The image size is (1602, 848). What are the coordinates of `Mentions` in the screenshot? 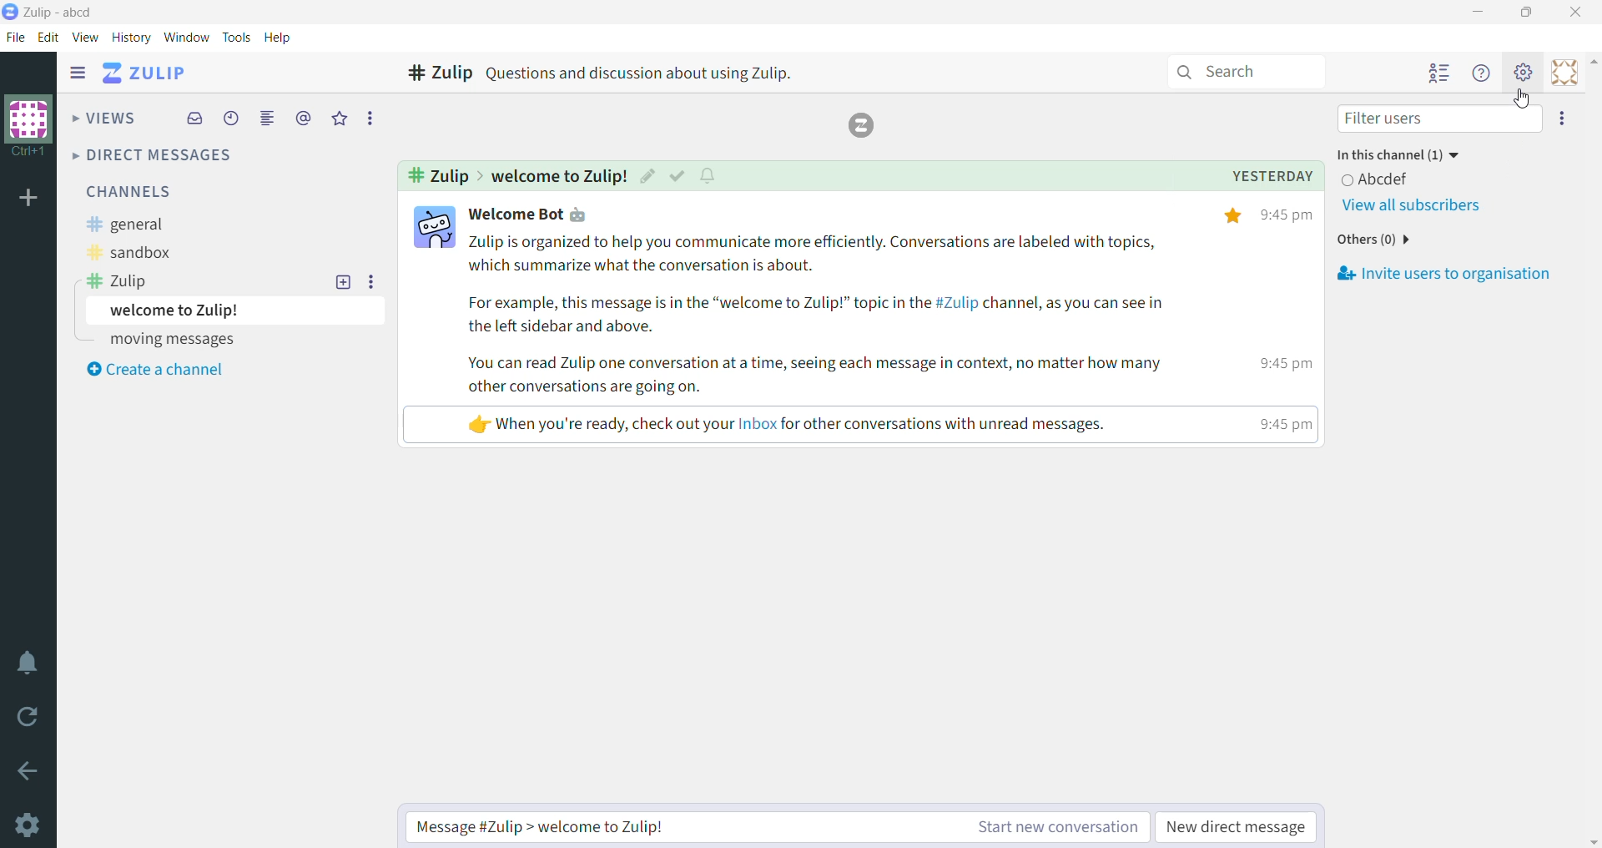 It's located at (305, 119).